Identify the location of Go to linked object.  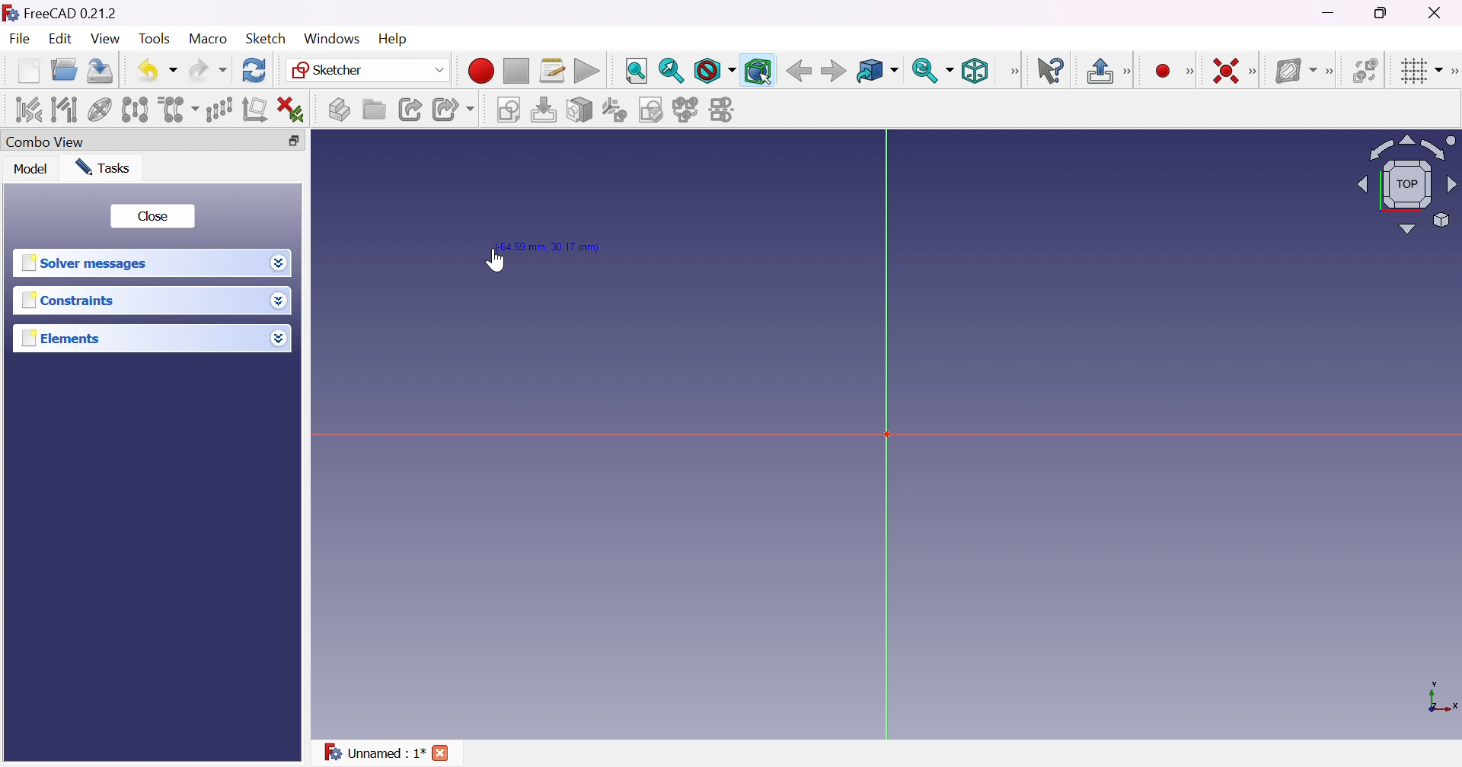
(878, 70).